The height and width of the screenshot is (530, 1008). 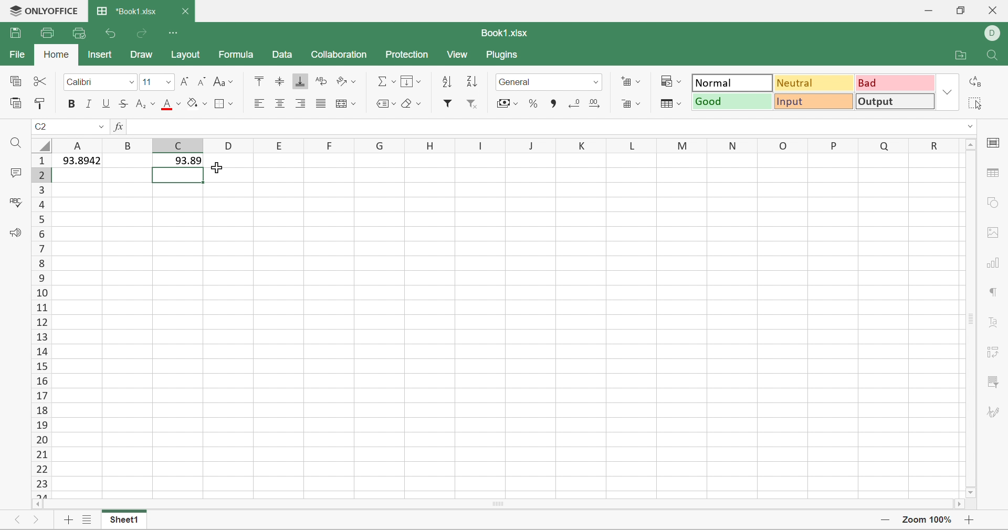 I want to click on Comments, so click(x=15, y=173).